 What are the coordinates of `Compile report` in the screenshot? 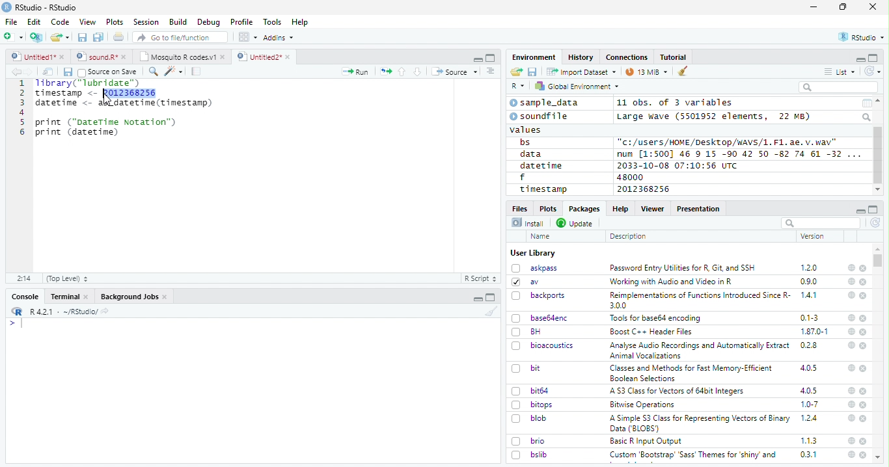 It's located at (197, 72).